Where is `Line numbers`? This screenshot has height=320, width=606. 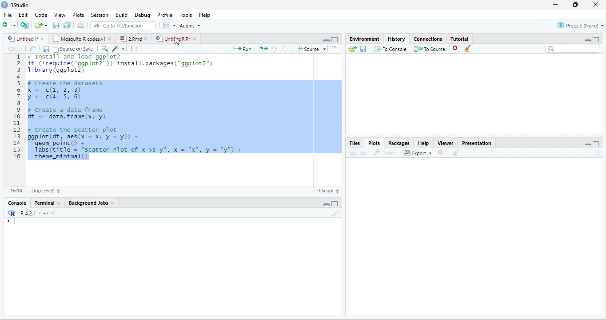
Line numbers is located at coordinates (16, 108).